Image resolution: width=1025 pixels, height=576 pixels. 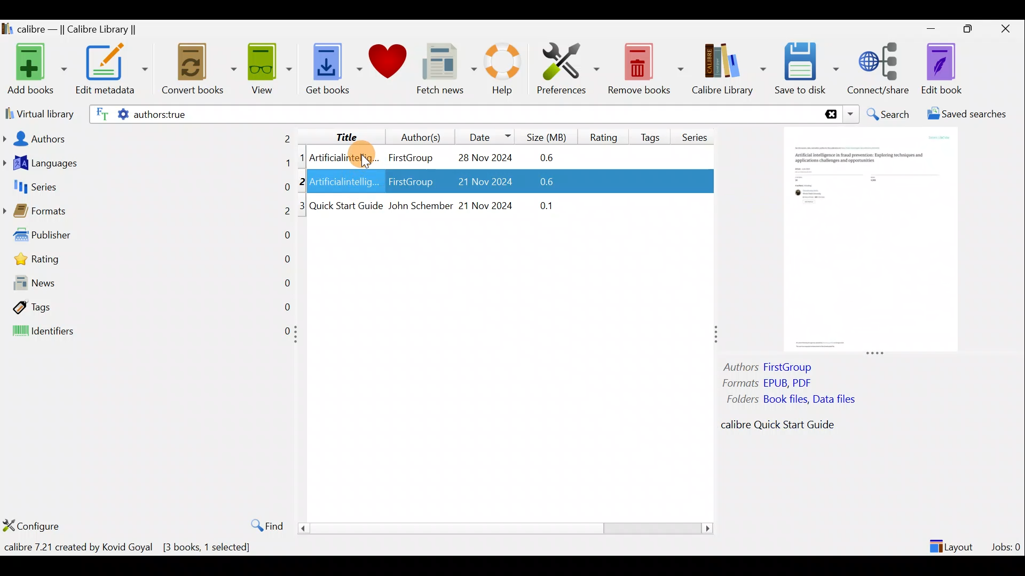 What do you see at coordinates (37, 113) in the screenshot?
I see `Virtual library` at bounding box center [37, 113].